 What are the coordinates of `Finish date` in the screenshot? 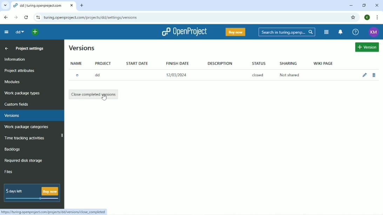 It's located at (177, 62).